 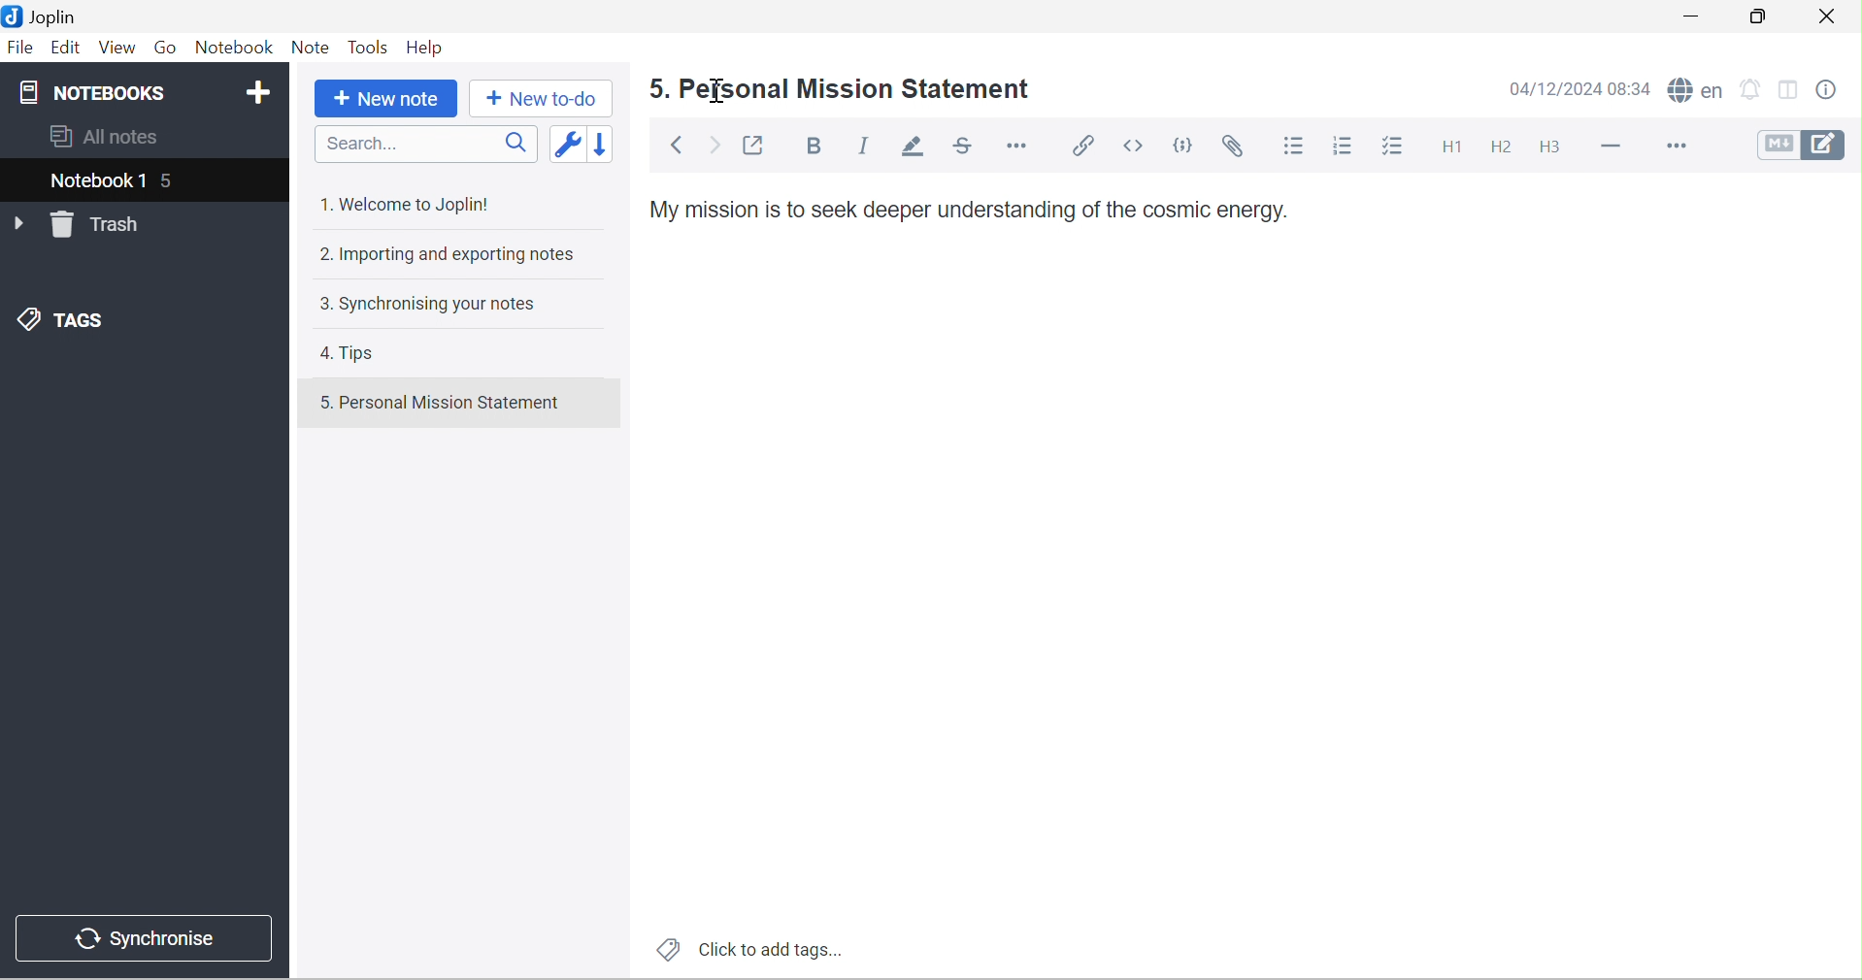 I want to click on Click to add tags, so click(x=748, y=950).